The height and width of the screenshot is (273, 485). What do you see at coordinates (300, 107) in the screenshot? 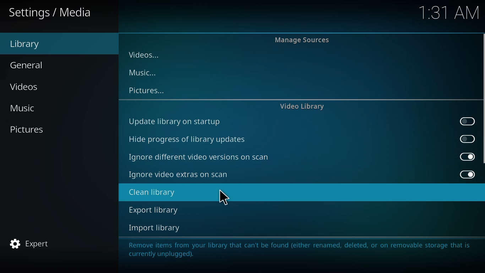
I see `video library` at bounding box center [300, 107].